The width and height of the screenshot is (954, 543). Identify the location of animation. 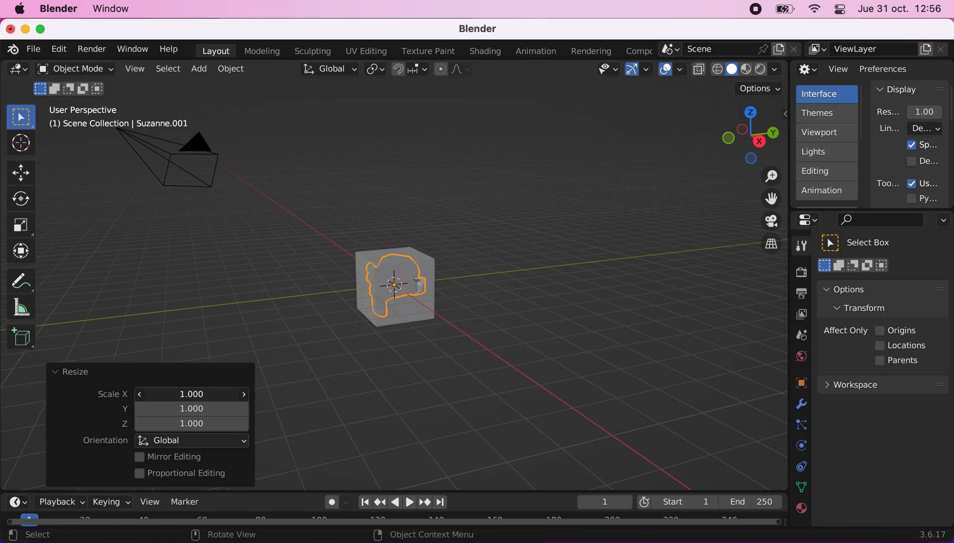
(538, 51).